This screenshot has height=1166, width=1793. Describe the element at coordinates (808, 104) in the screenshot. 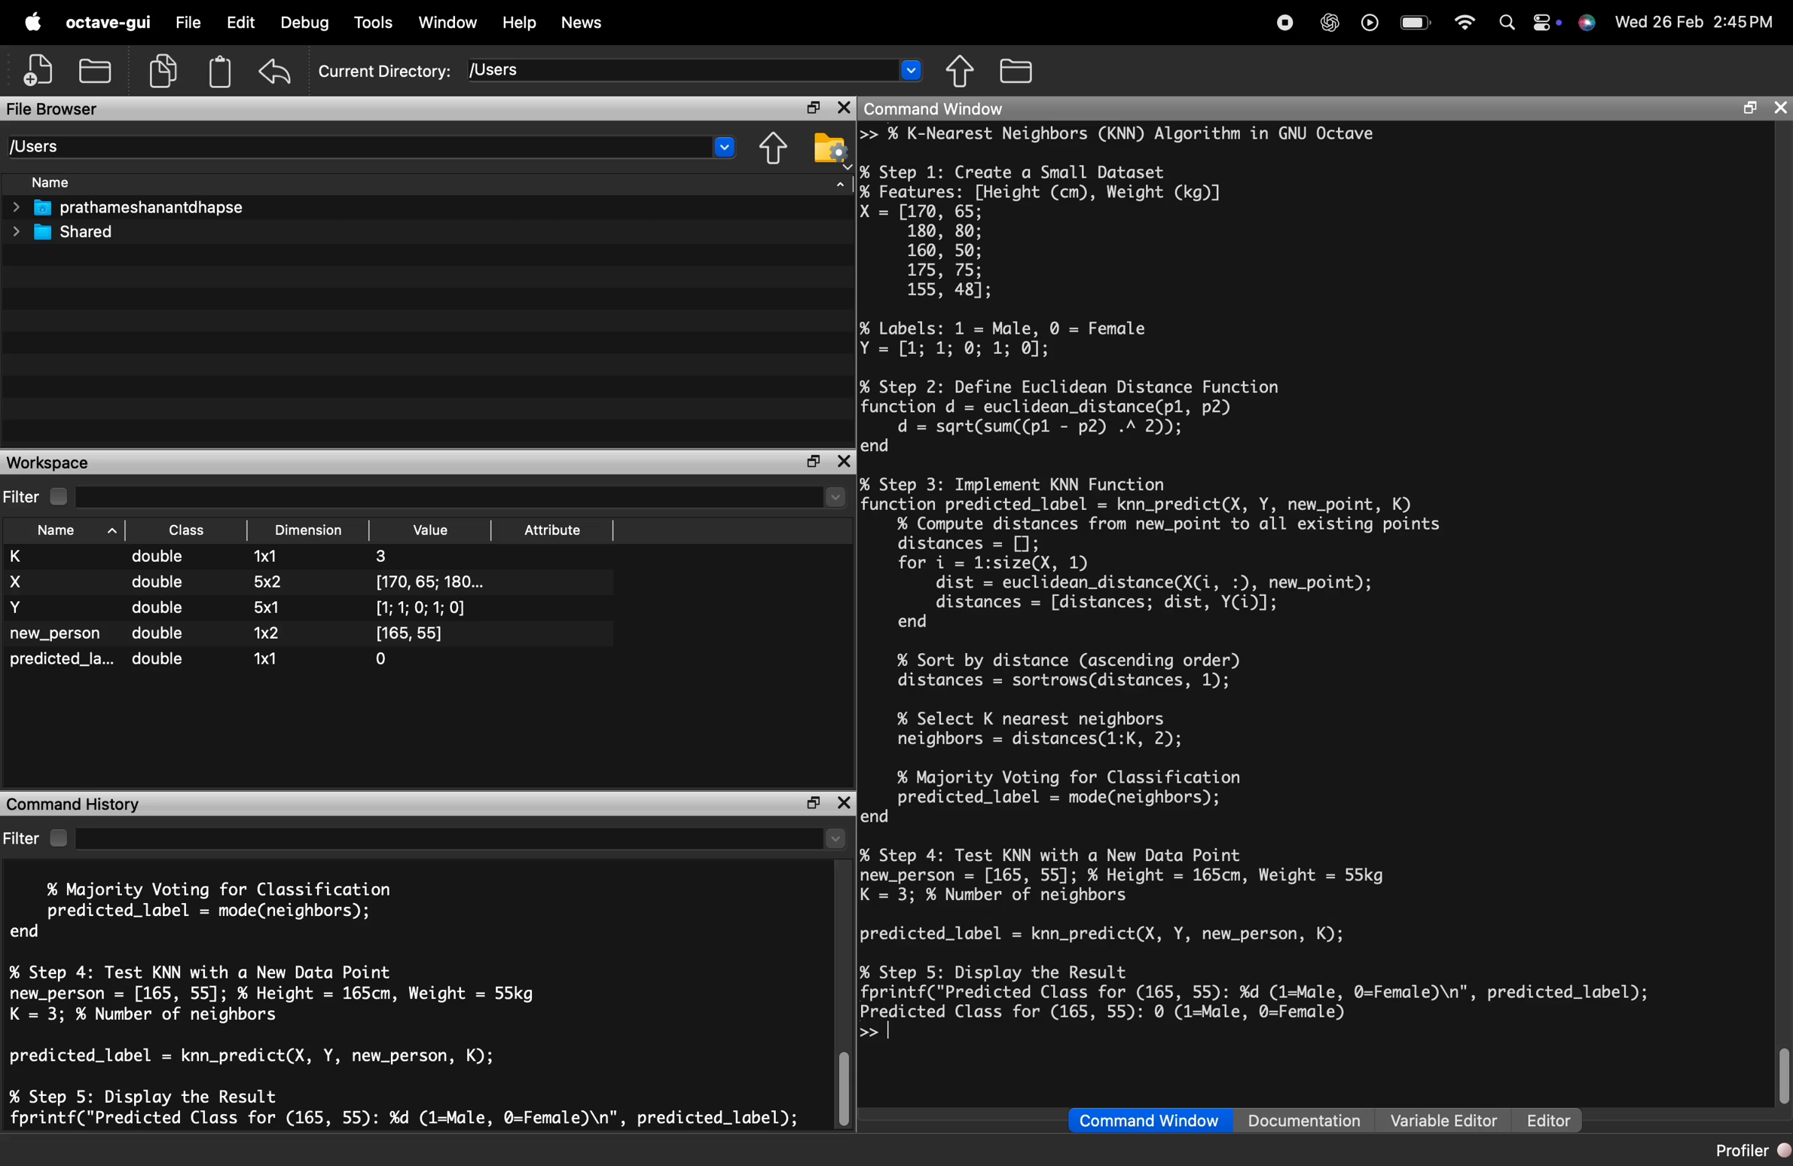

I see `maximise` at that location.